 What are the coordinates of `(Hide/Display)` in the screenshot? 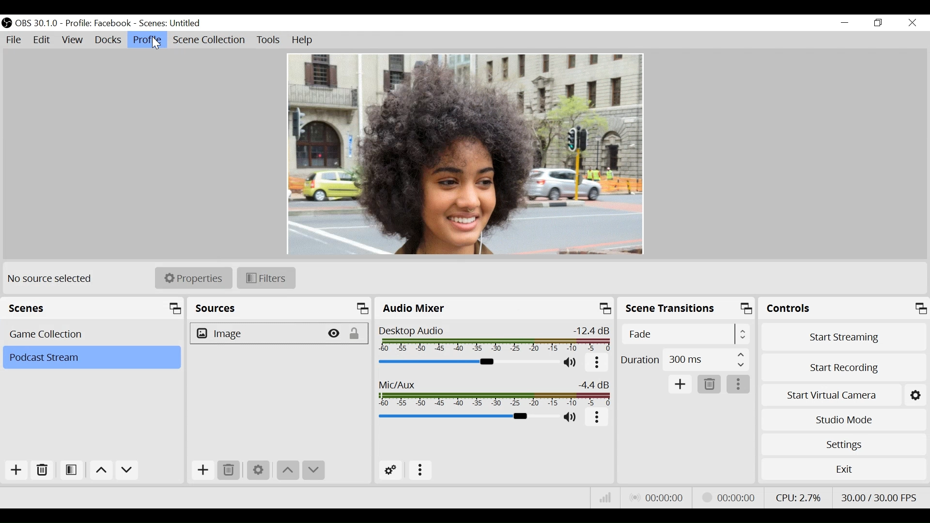 It's located at (336, 334).